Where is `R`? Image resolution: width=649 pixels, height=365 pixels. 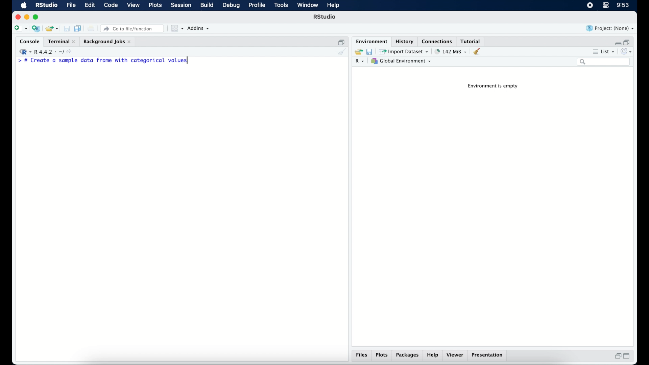
R is located at coordinates (361, 62).